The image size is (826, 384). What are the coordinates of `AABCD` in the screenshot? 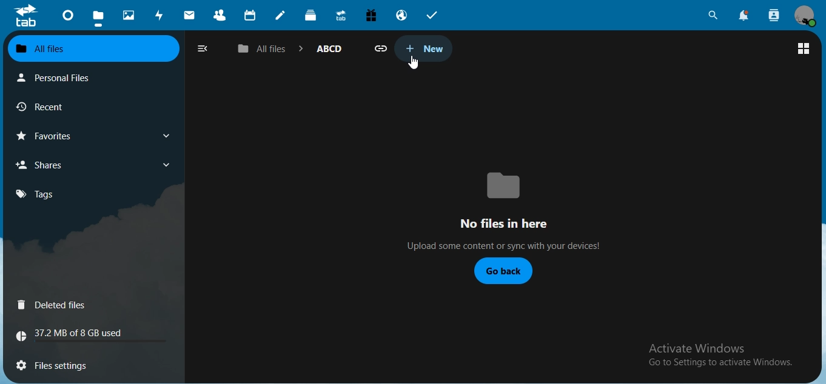 It's located at (329, 48).